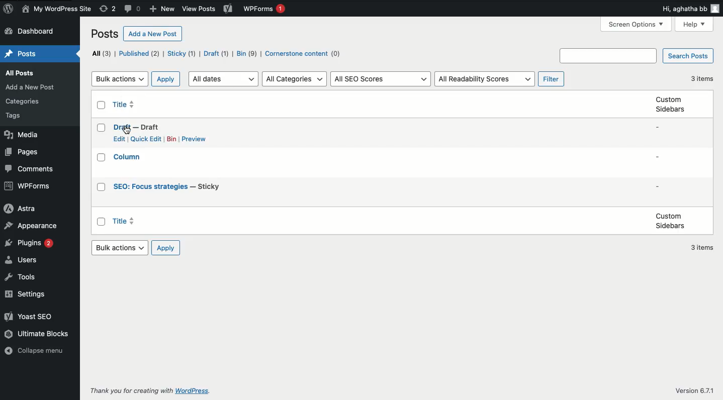 This screenshot has width=723, height=400. I want to click on Posts, so click(34, 86).